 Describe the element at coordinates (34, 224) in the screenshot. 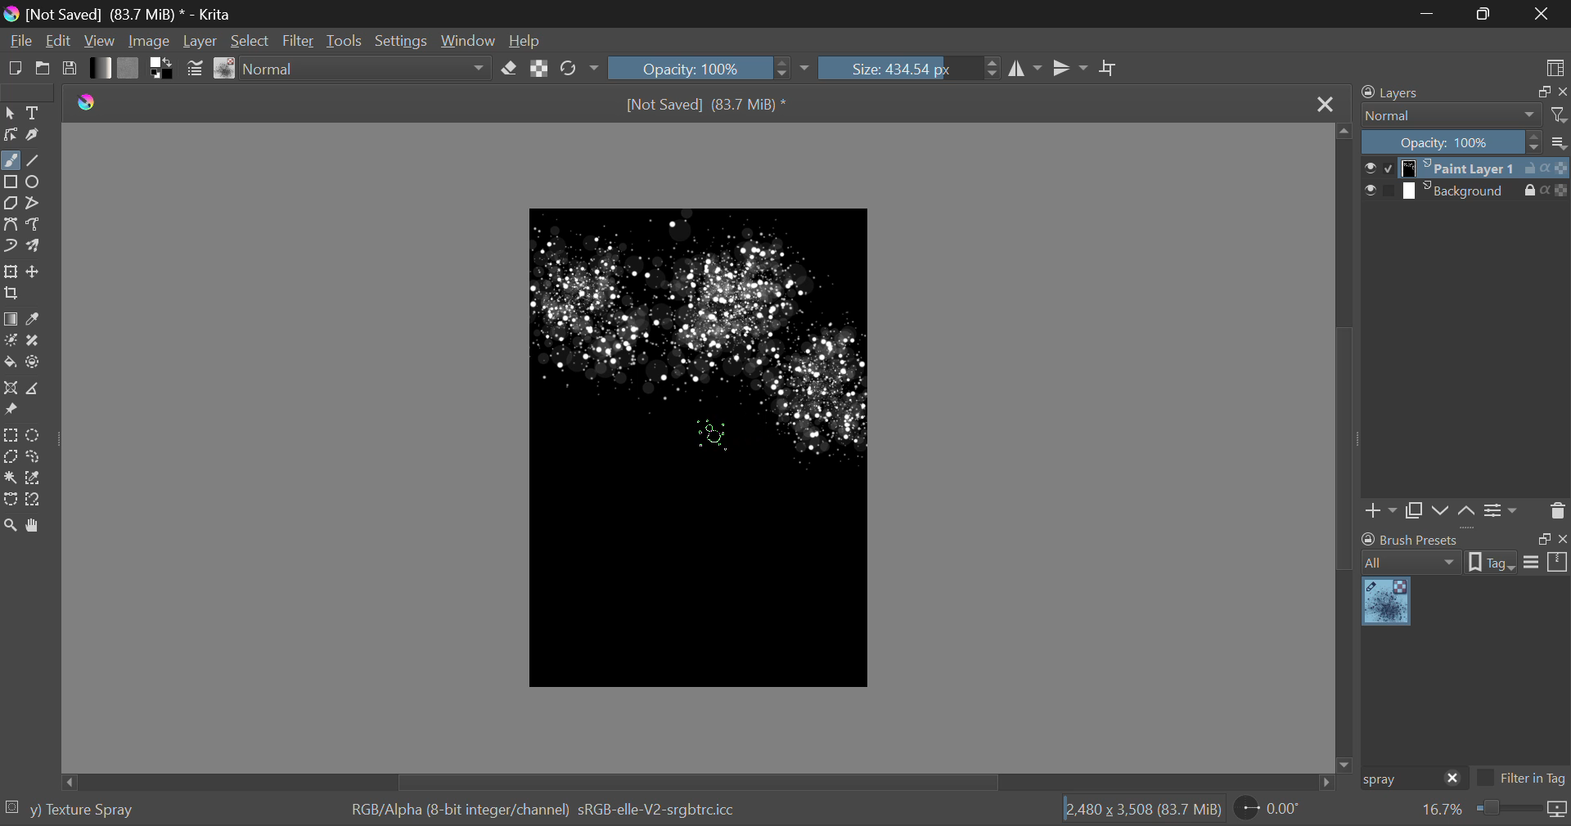

I see `Freehand Path Tool` at that location.